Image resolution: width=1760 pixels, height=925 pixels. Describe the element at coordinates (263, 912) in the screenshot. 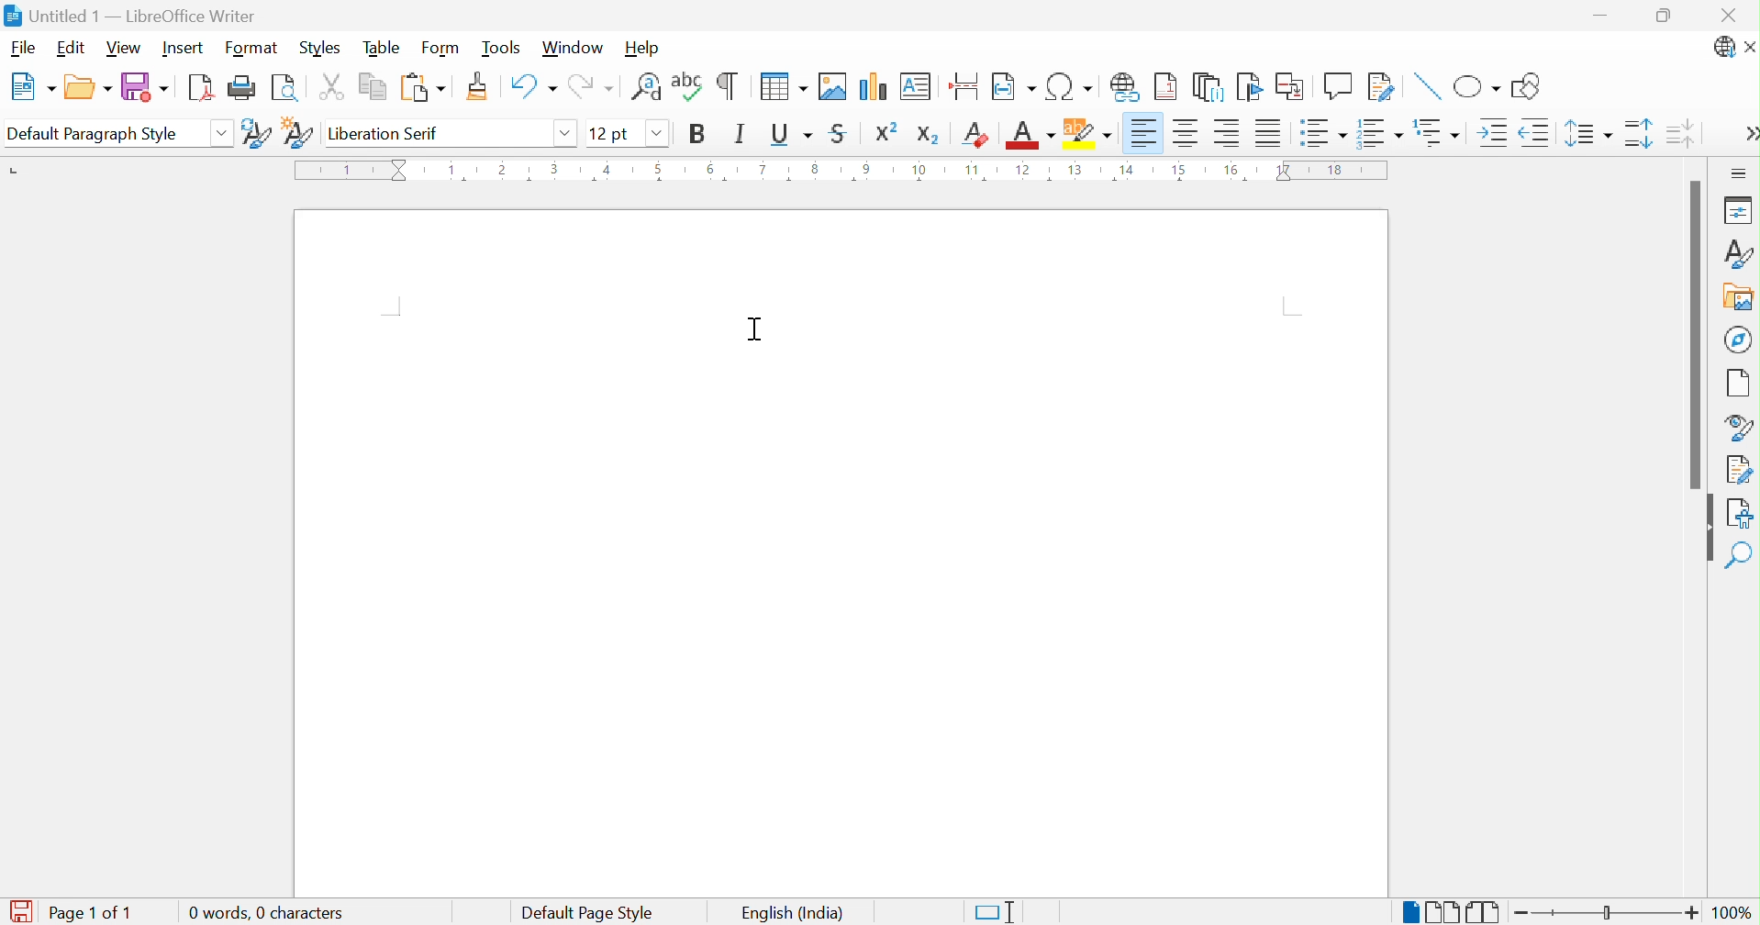

I see `0 words, 0 characters` at that location.